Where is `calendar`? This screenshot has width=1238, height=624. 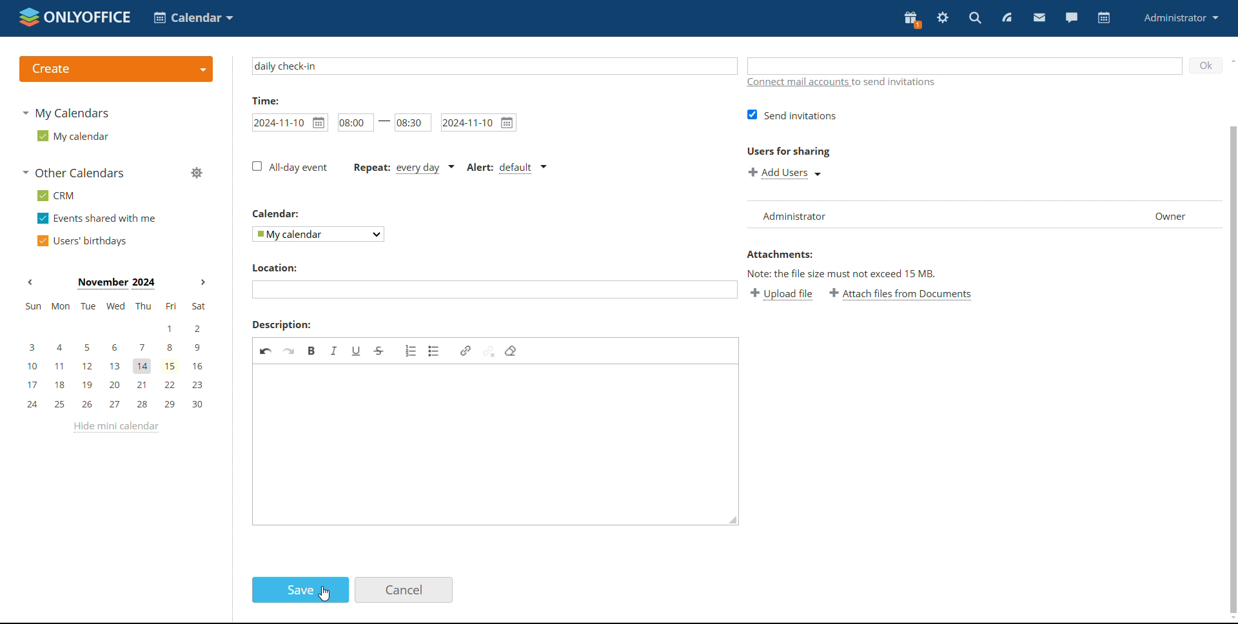
calendar is located at coordinates (283, 215).